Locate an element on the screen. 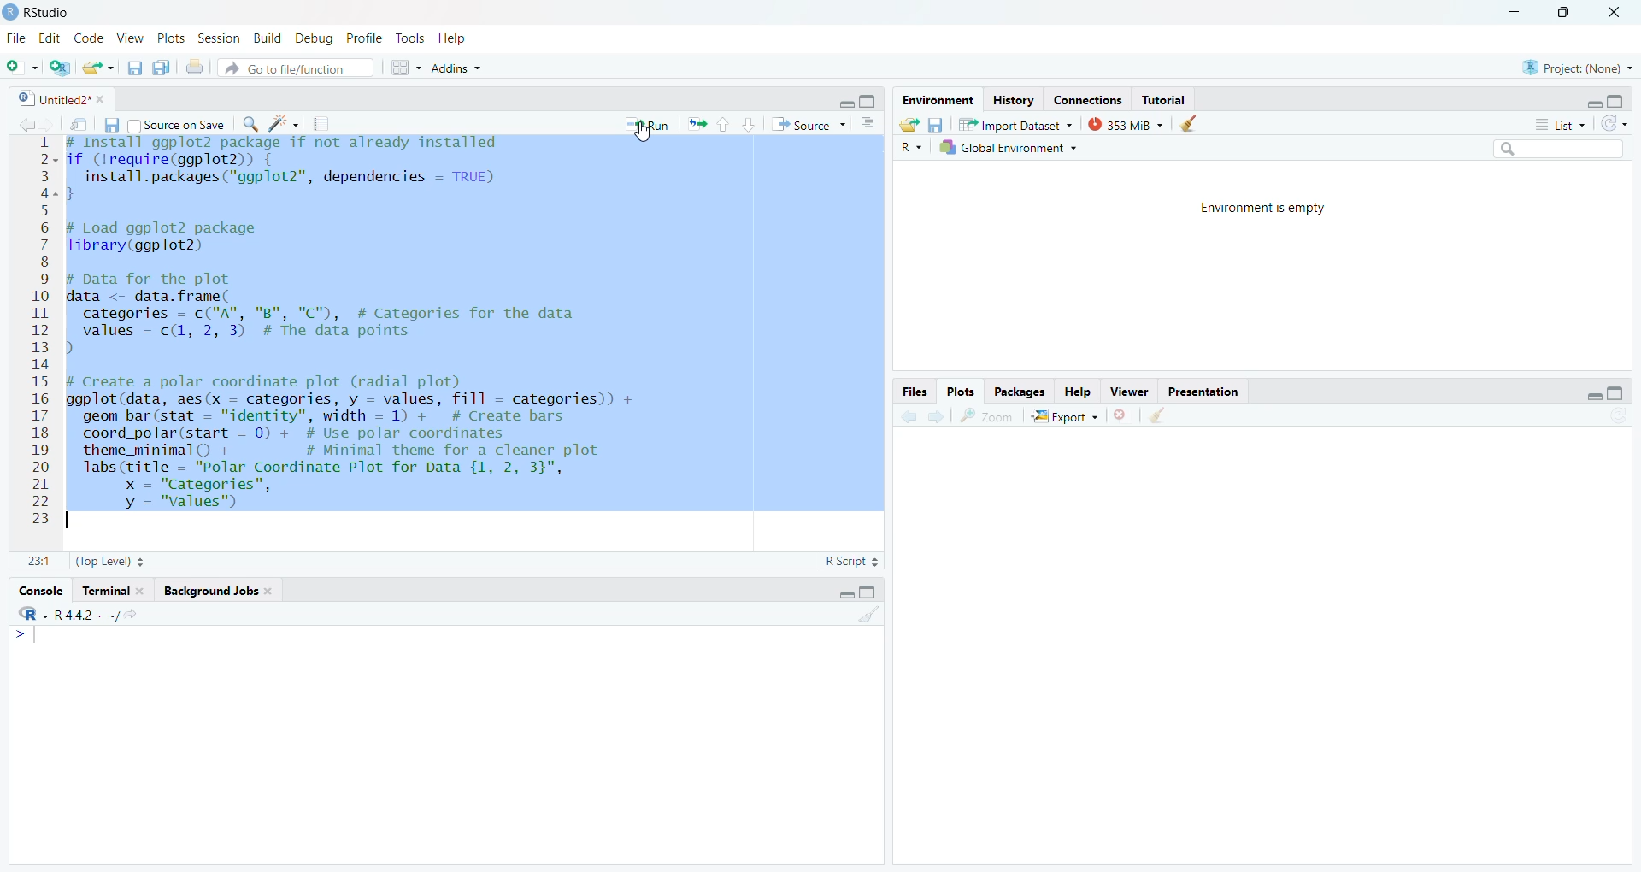 The height and width of the screenshot is (872, 1641).  353 MB ~ is located at coordinates (1125, 125).